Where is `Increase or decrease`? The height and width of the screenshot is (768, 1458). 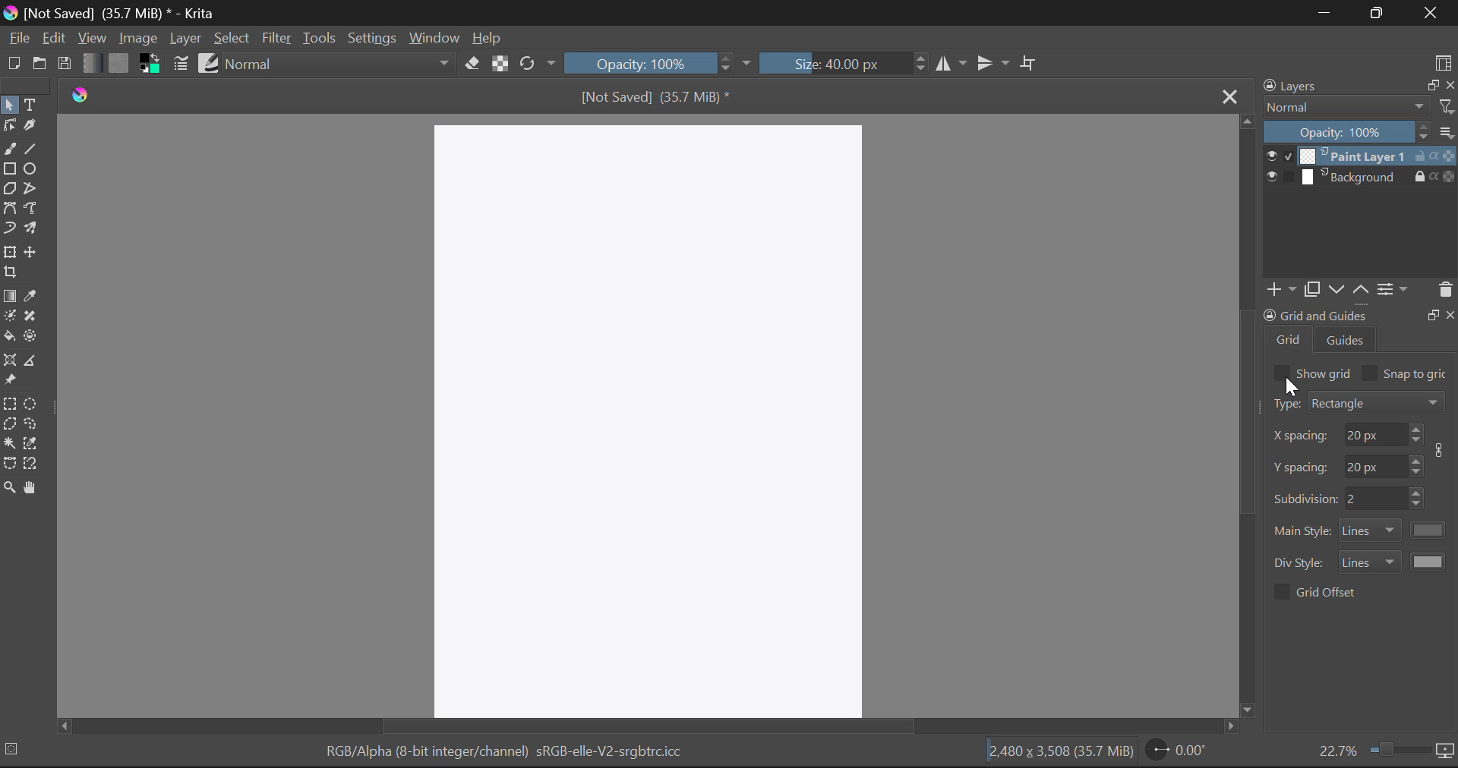
Increase or decrease is located at coordinates (1416, 434).